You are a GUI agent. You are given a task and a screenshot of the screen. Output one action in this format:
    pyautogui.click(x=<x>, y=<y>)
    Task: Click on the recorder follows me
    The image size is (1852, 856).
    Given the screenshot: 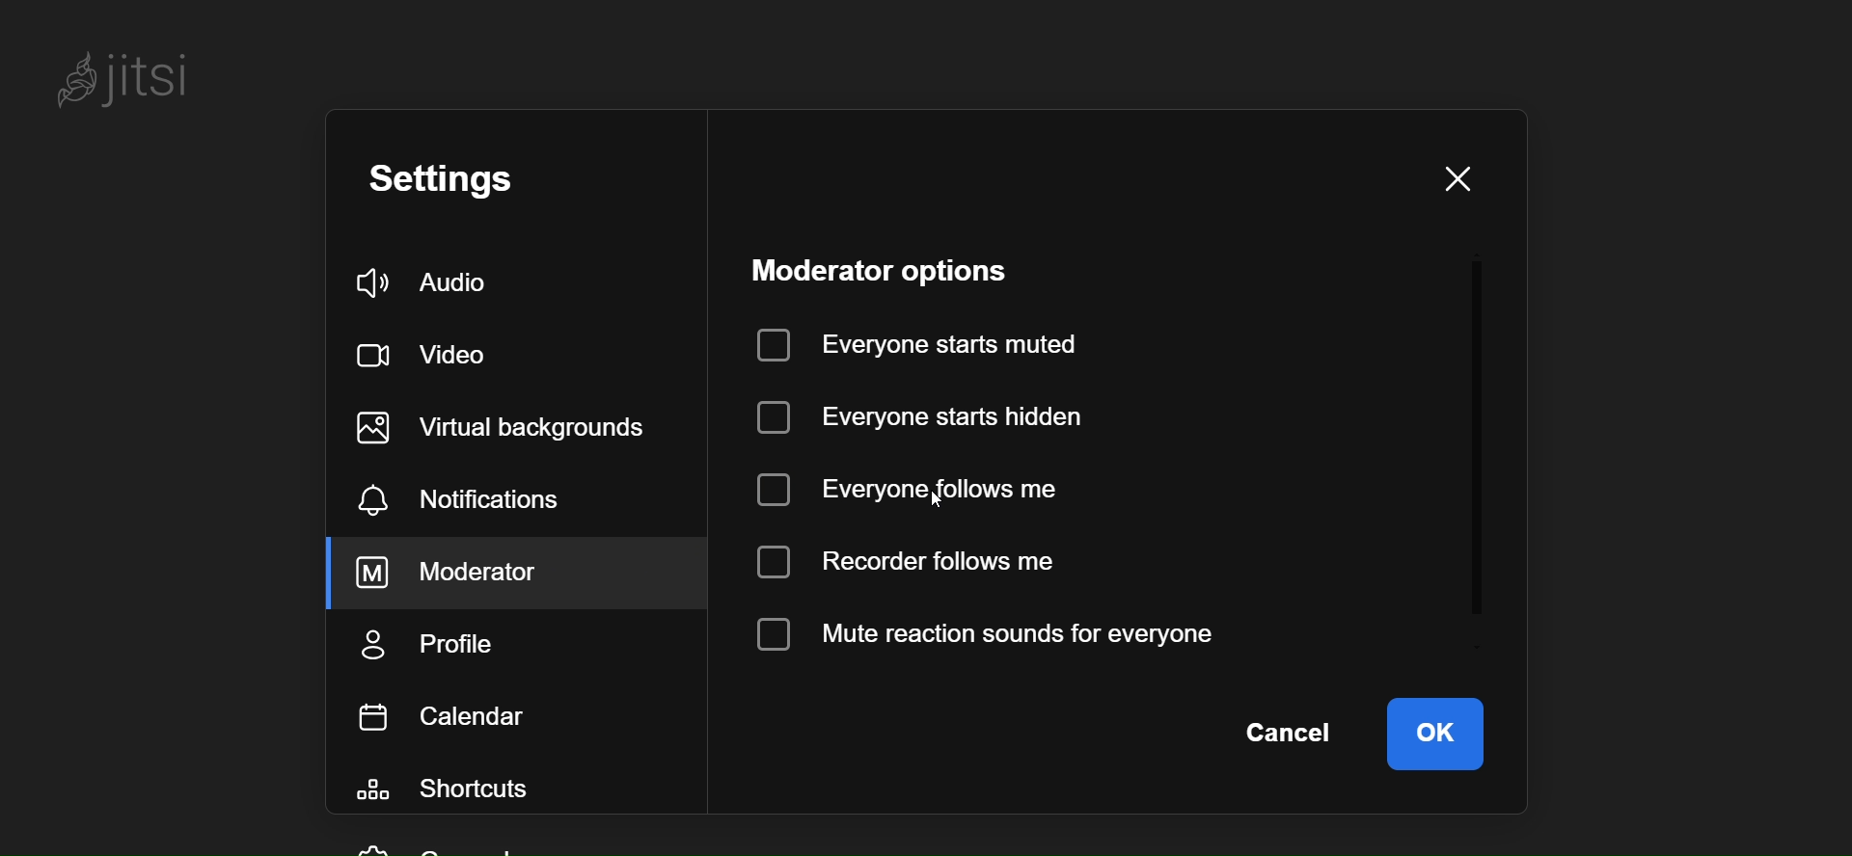 What is the action you would take?
    pyautogui.click(x=912, y=562)
    